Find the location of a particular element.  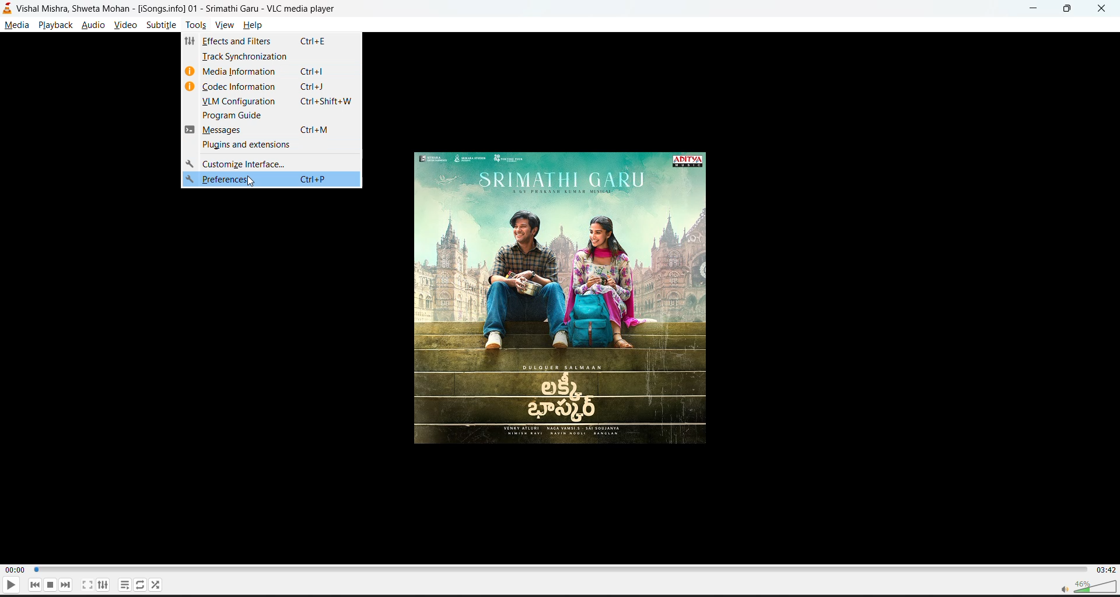

preferences is located at coordinates (270, 180).